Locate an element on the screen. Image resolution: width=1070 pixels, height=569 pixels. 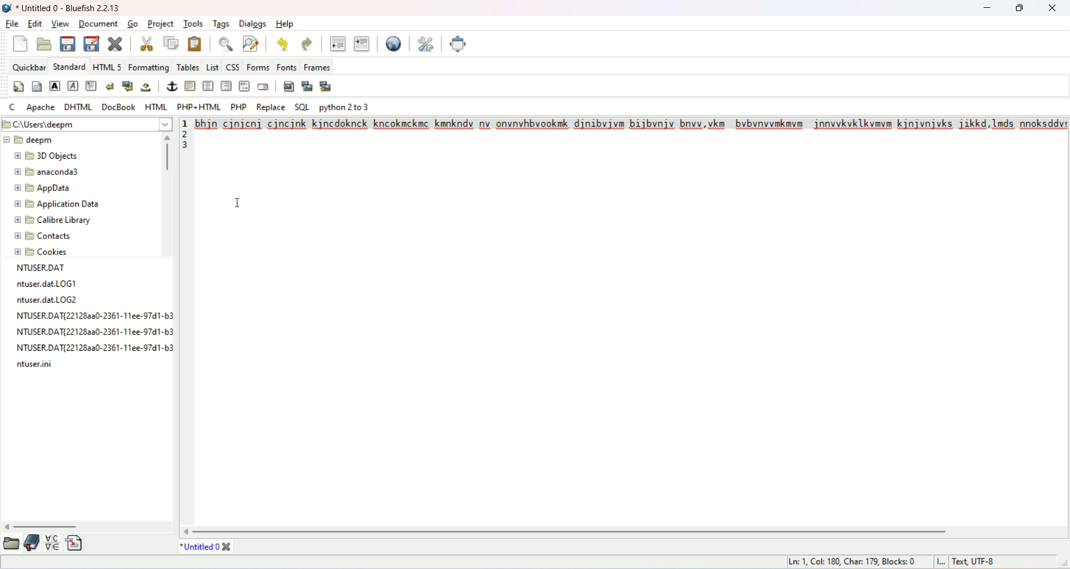
location is located at coordinates (89, 125).